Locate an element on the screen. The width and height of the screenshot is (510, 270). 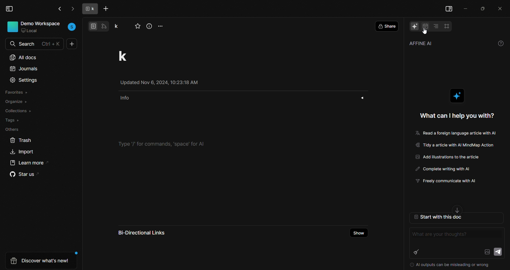
view sidebar is located at coordinates (10, 9).